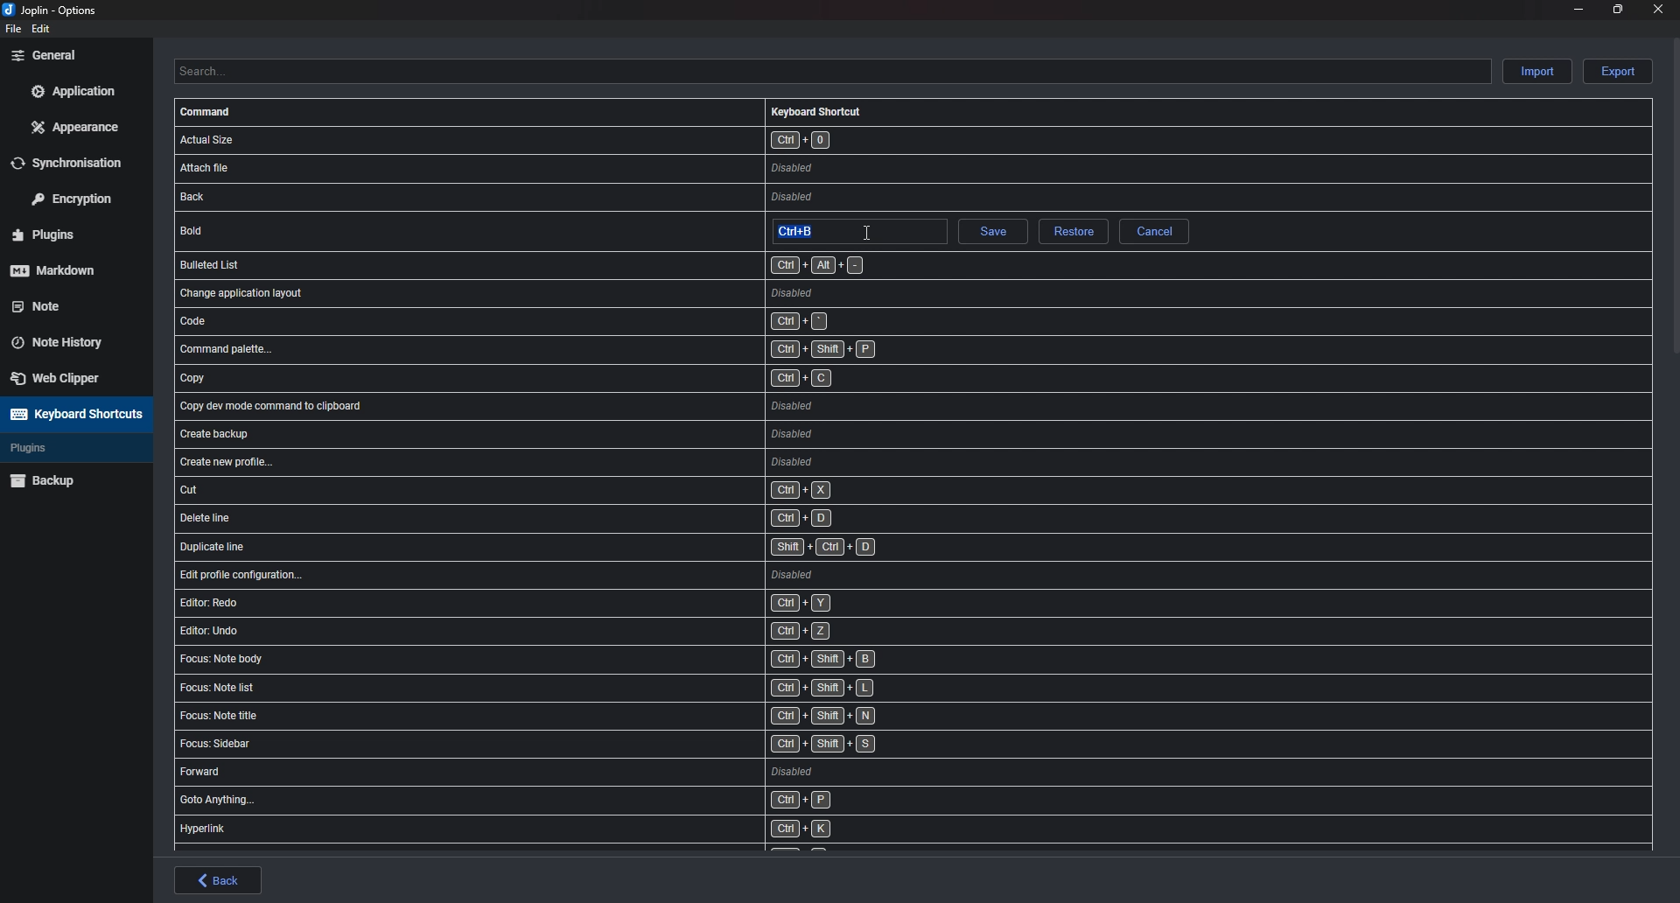 The height and width of the screenshot is (903, 1680). I want to click on Application, so click(73, 91).